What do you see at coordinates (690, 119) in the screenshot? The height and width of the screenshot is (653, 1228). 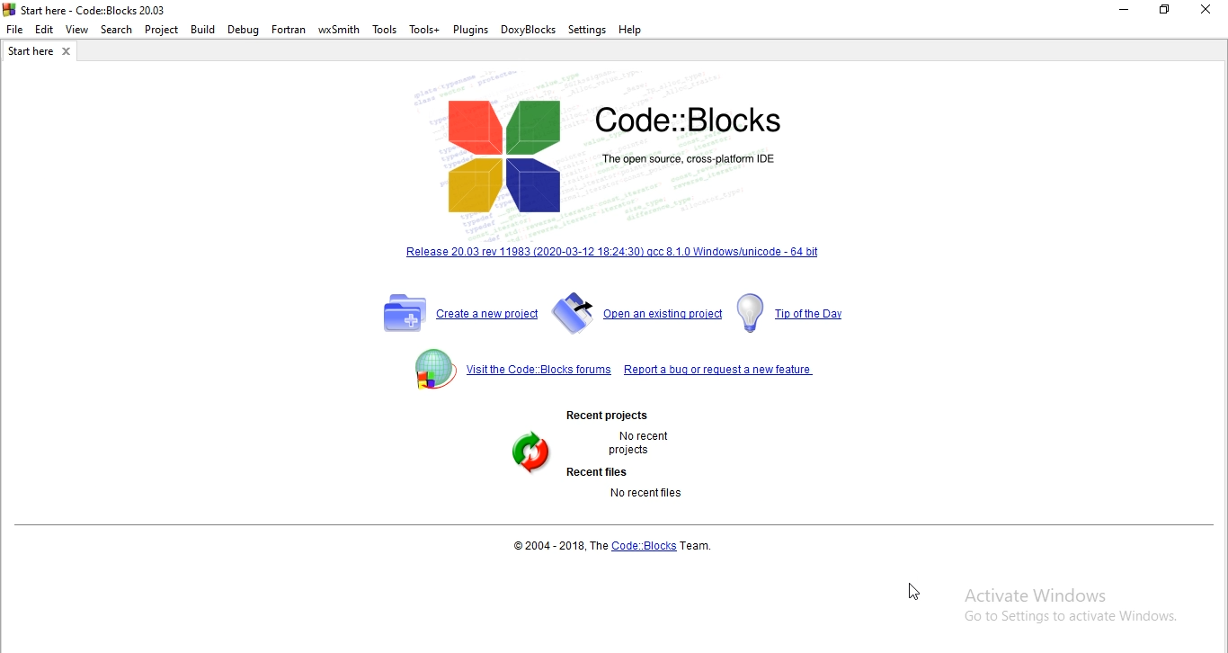 I see ` Code::Blocks` at bounding box center [690, 119].